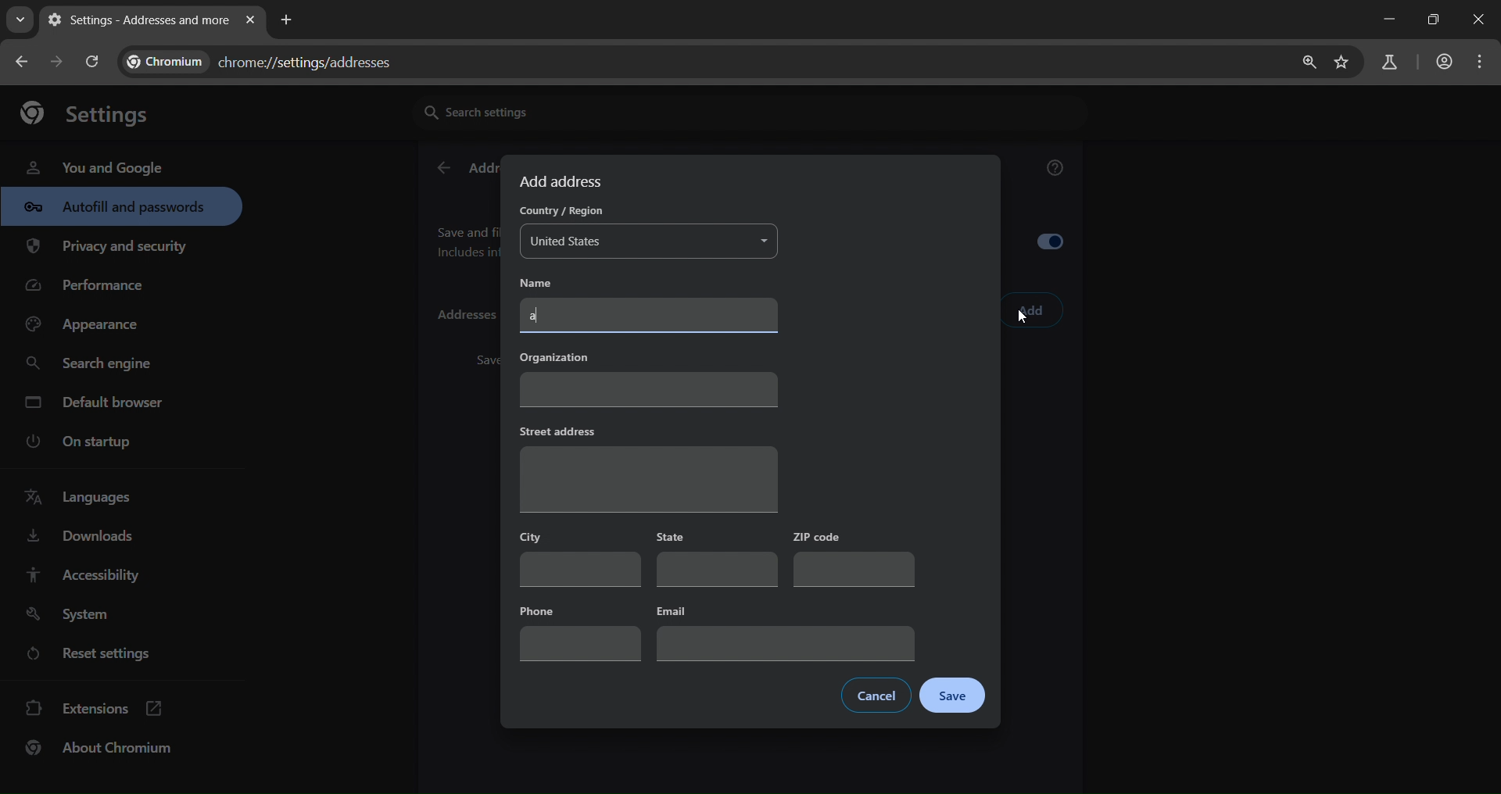  Describe the element at coordinates (59, 61) in the screenshot. I see `go back one page` at that location.